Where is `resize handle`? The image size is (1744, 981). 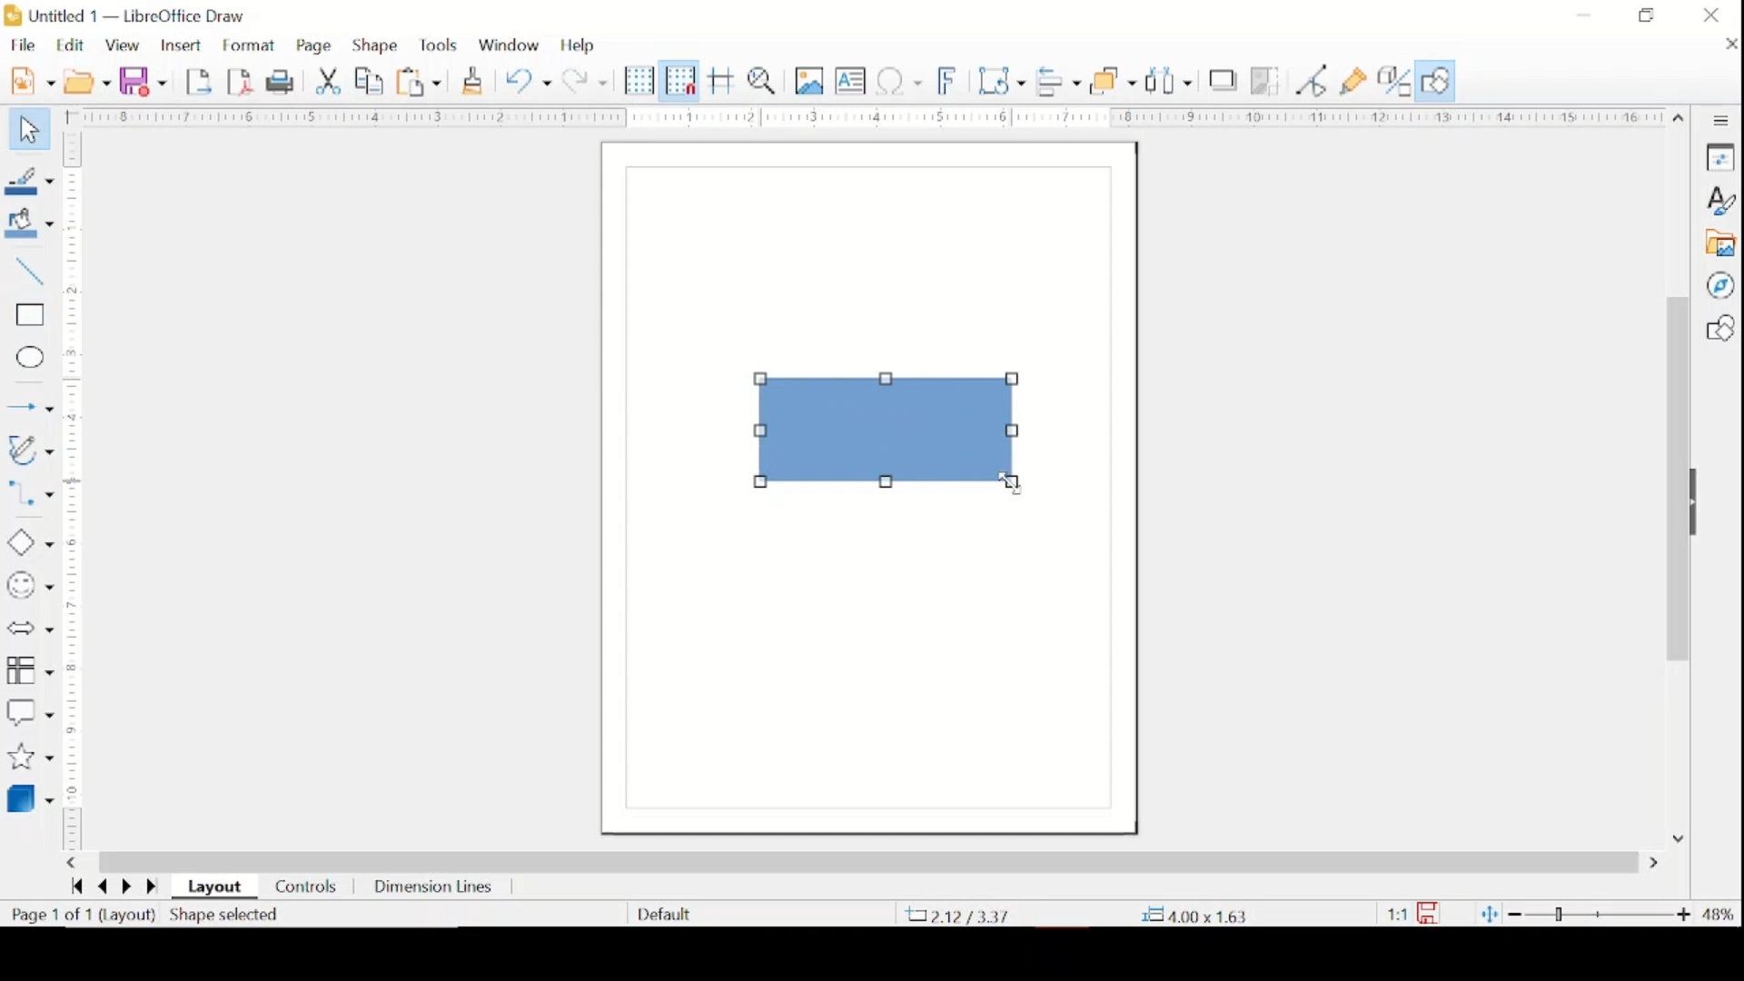 resize handle is located at coordinates (1014, 484).